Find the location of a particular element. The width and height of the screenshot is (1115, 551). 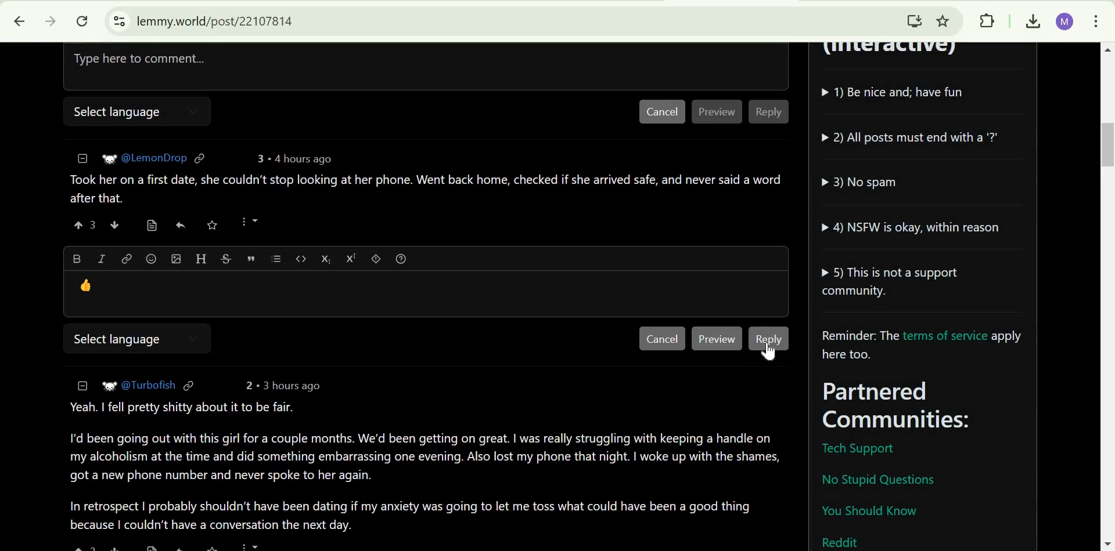

save is located at coordinates (213, 224).